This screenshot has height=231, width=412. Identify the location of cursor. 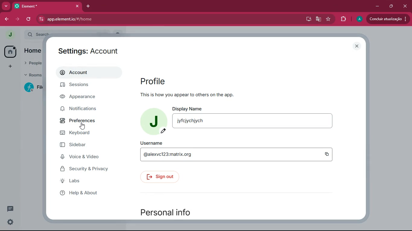
(82, 127).